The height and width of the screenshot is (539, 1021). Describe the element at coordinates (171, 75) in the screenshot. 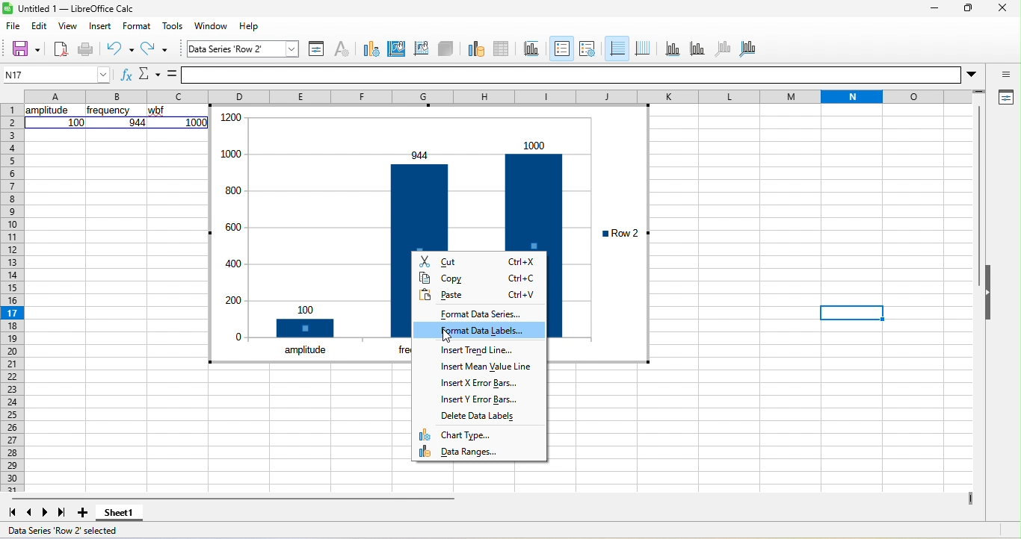

I see `formula` at that location.